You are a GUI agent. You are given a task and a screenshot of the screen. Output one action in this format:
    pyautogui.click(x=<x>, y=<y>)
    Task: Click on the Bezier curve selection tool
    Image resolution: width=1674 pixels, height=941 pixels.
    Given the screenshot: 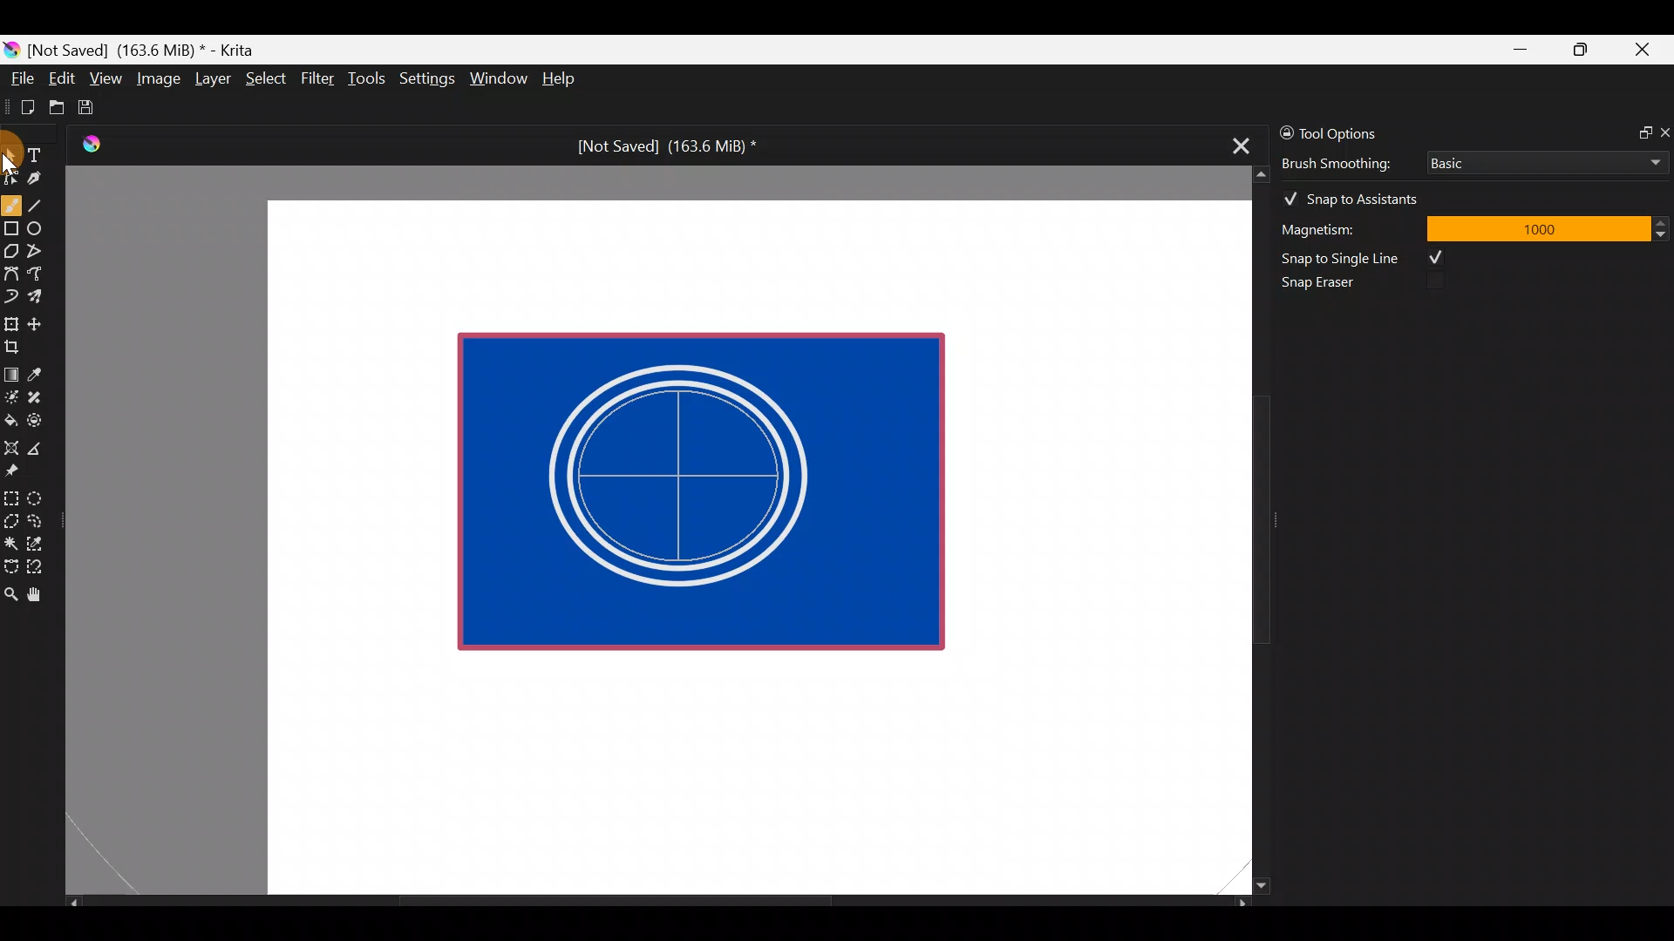 What is the action you would take?
    pyautogui.click(x=10, y=565)
    